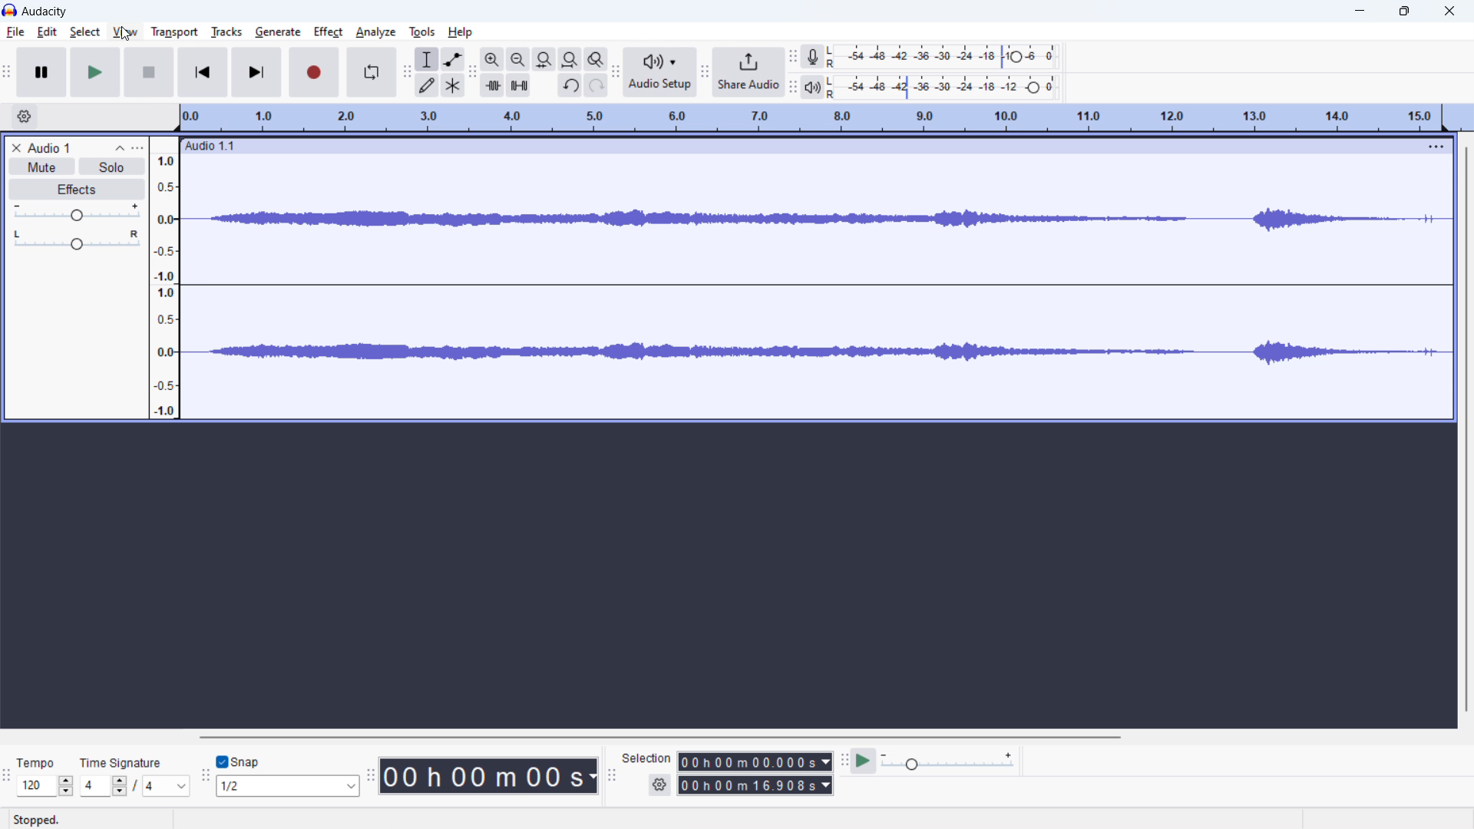  Describe the element at coordinates (278, 31) in the screenshot. I see `generate` at that location.